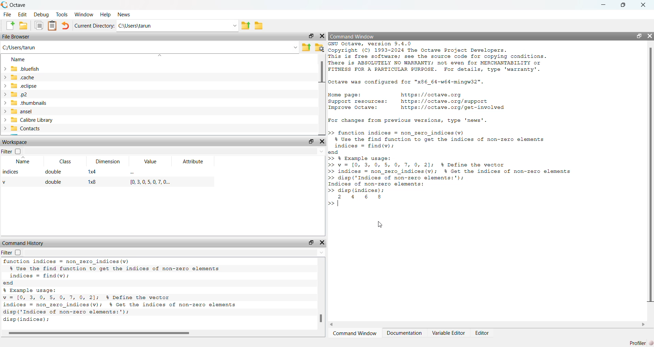 The image size is (654, 347). What do you see at coordinates (28, 104) in the screenshot?
I see `thumbnails` at bounding box center [28, 104].